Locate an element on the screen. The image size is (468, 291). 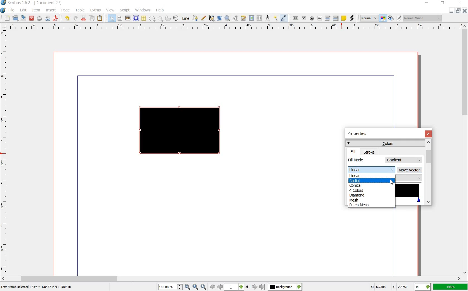
edit contents of frame is located at coordinates (235, 18).